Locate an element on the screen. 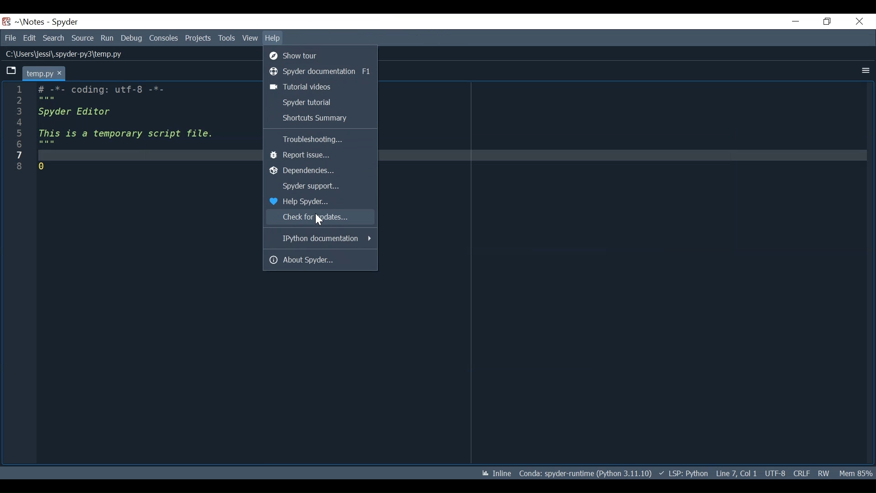 The image size is (876, 493). Help is located at coordinates (274, 37).